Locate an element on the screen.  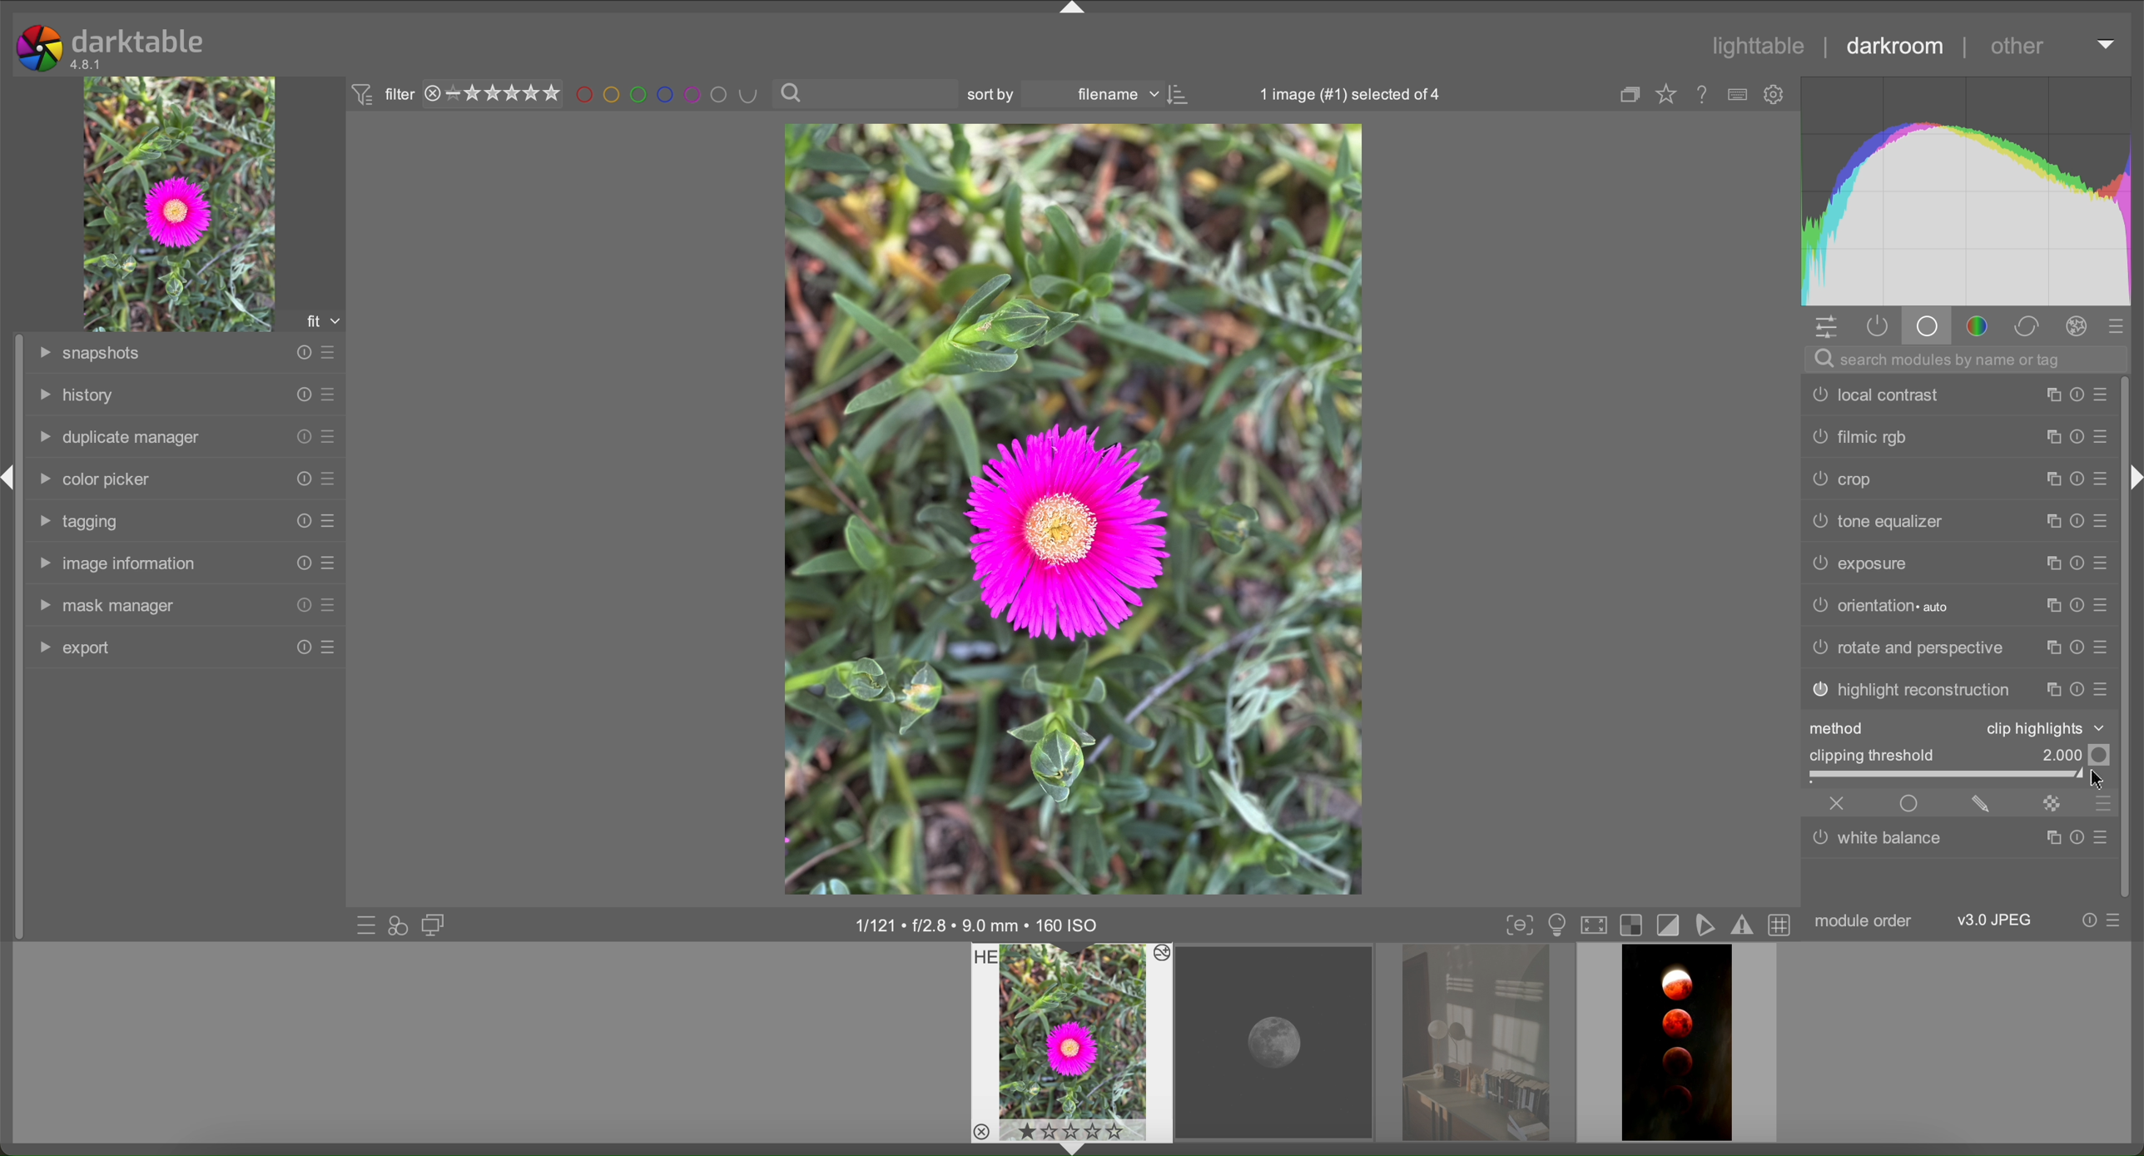
1 image selected of 4 is located at coordinates (1342, 93).